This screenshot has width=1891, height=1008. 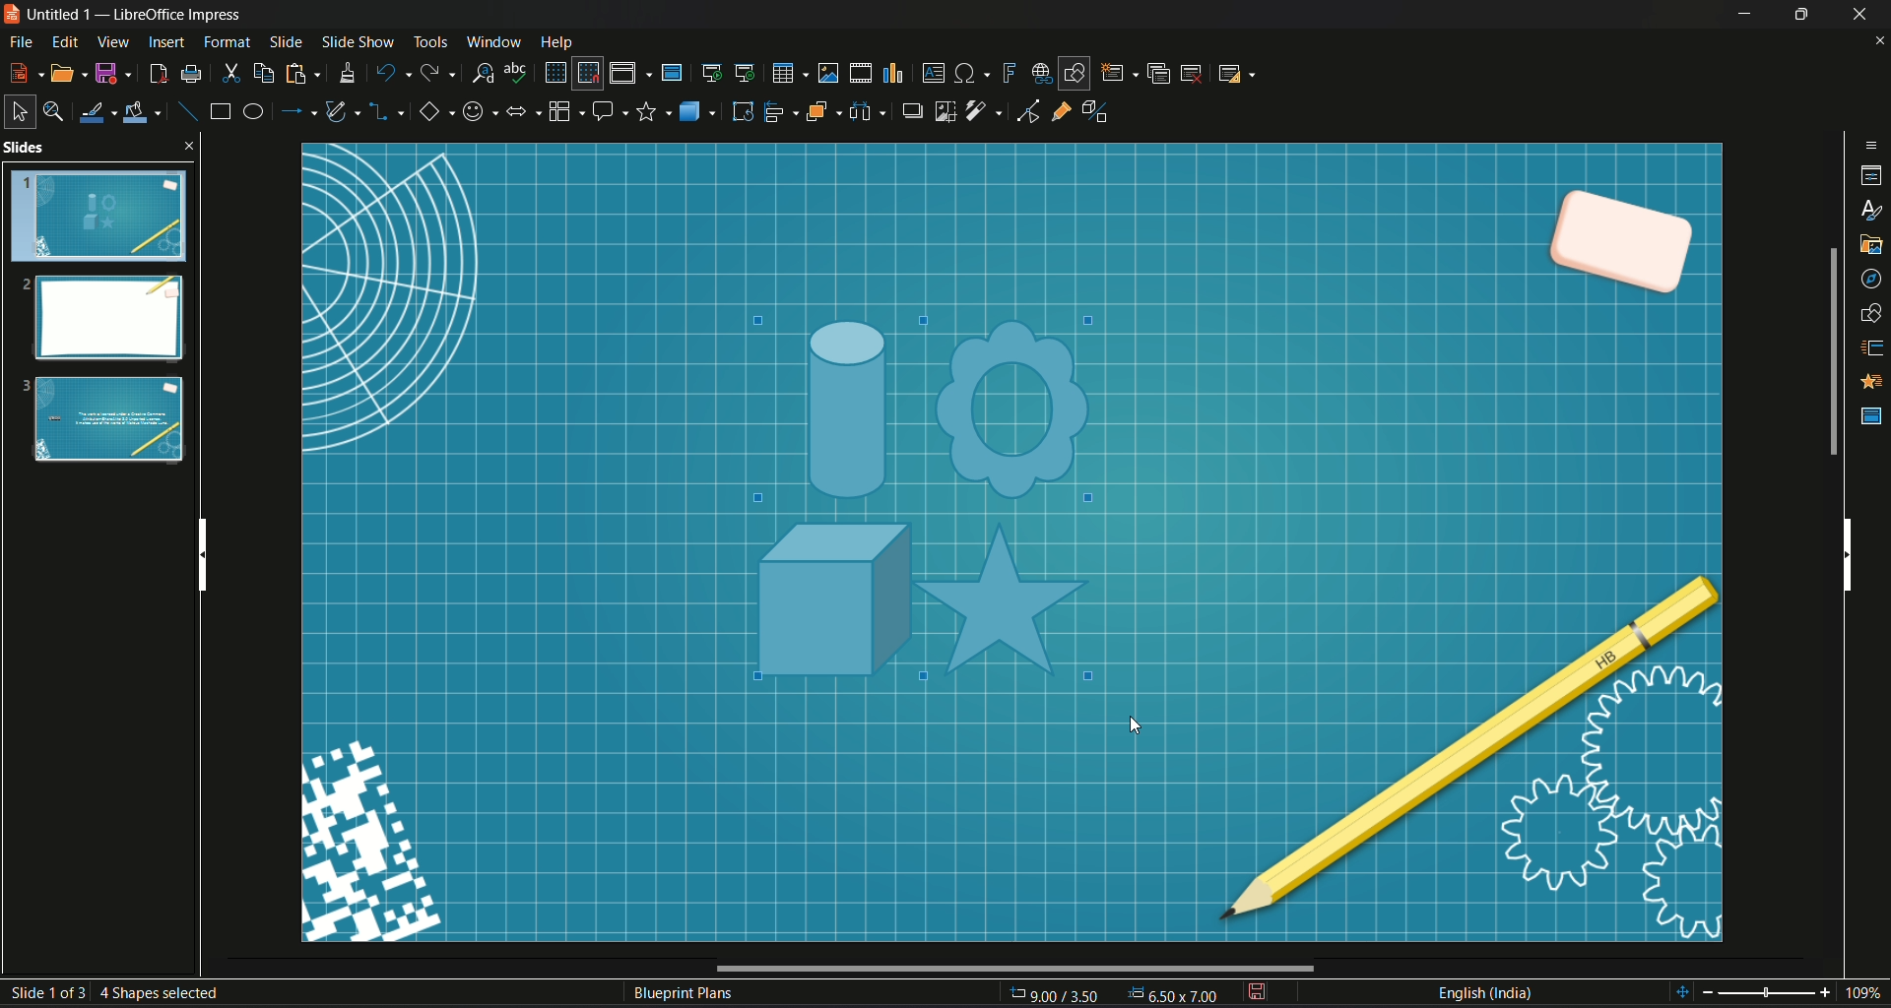 I want to click on callout share, so click(x=610, y=110).